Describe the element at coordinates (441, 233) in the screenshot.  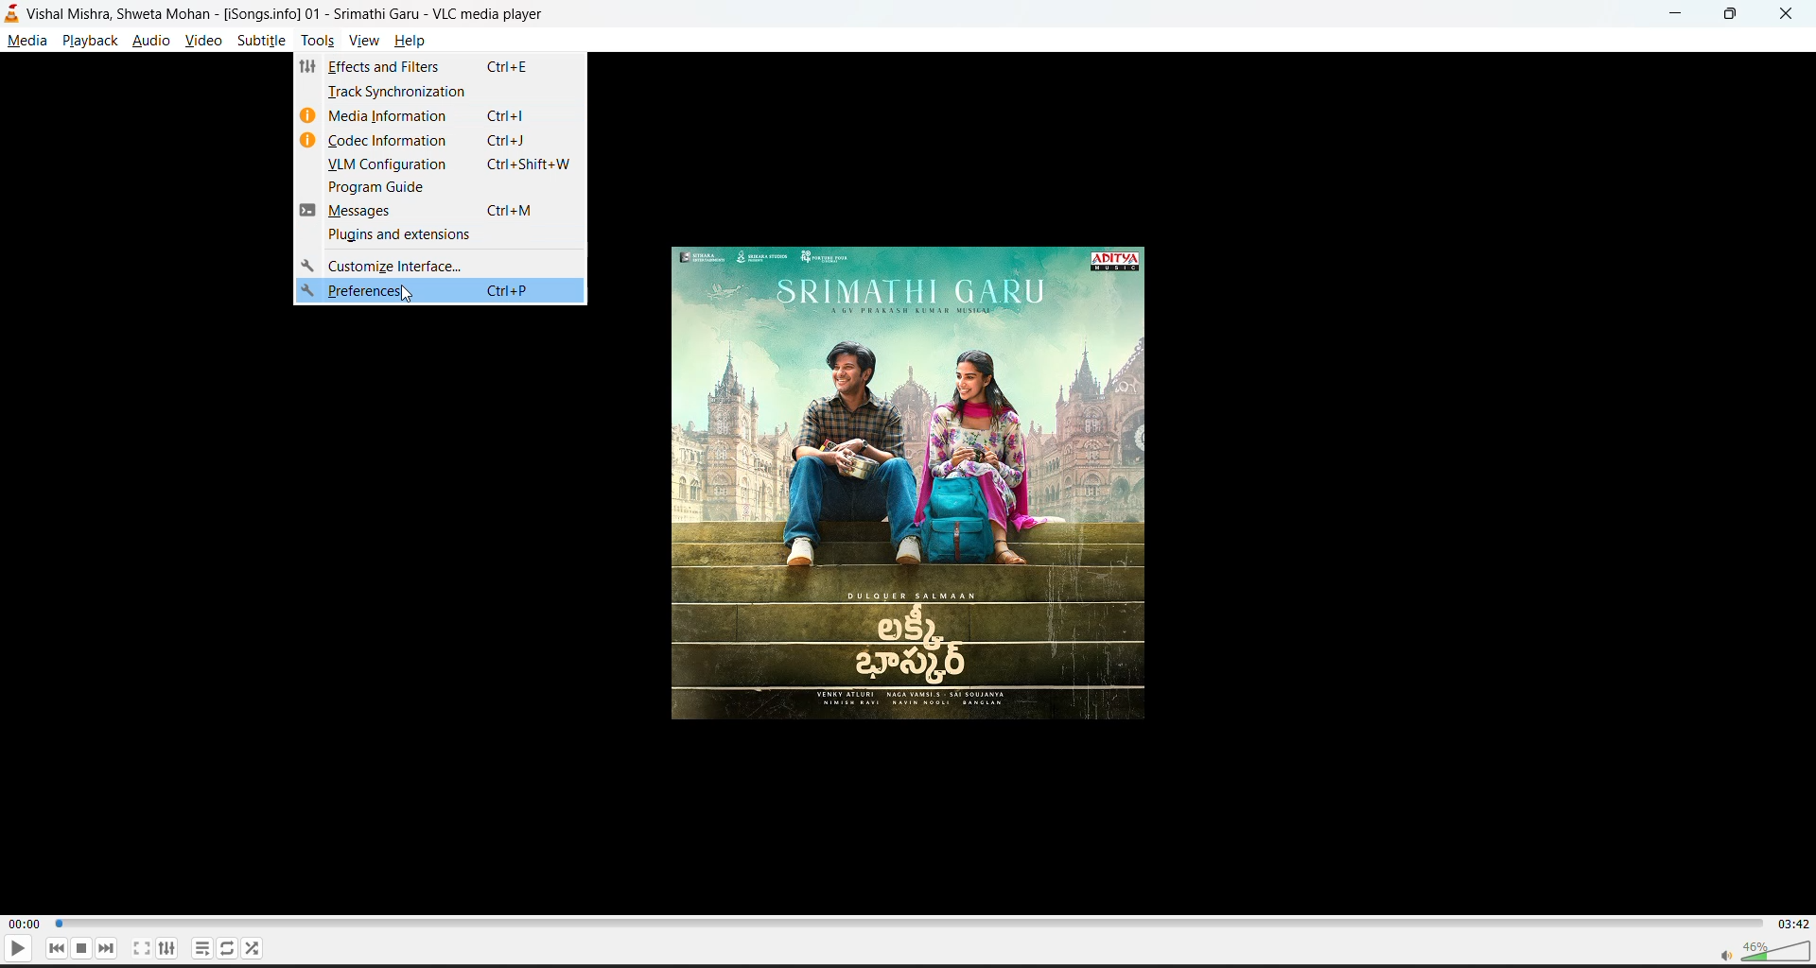
I see `plugins and extensions` at that location.